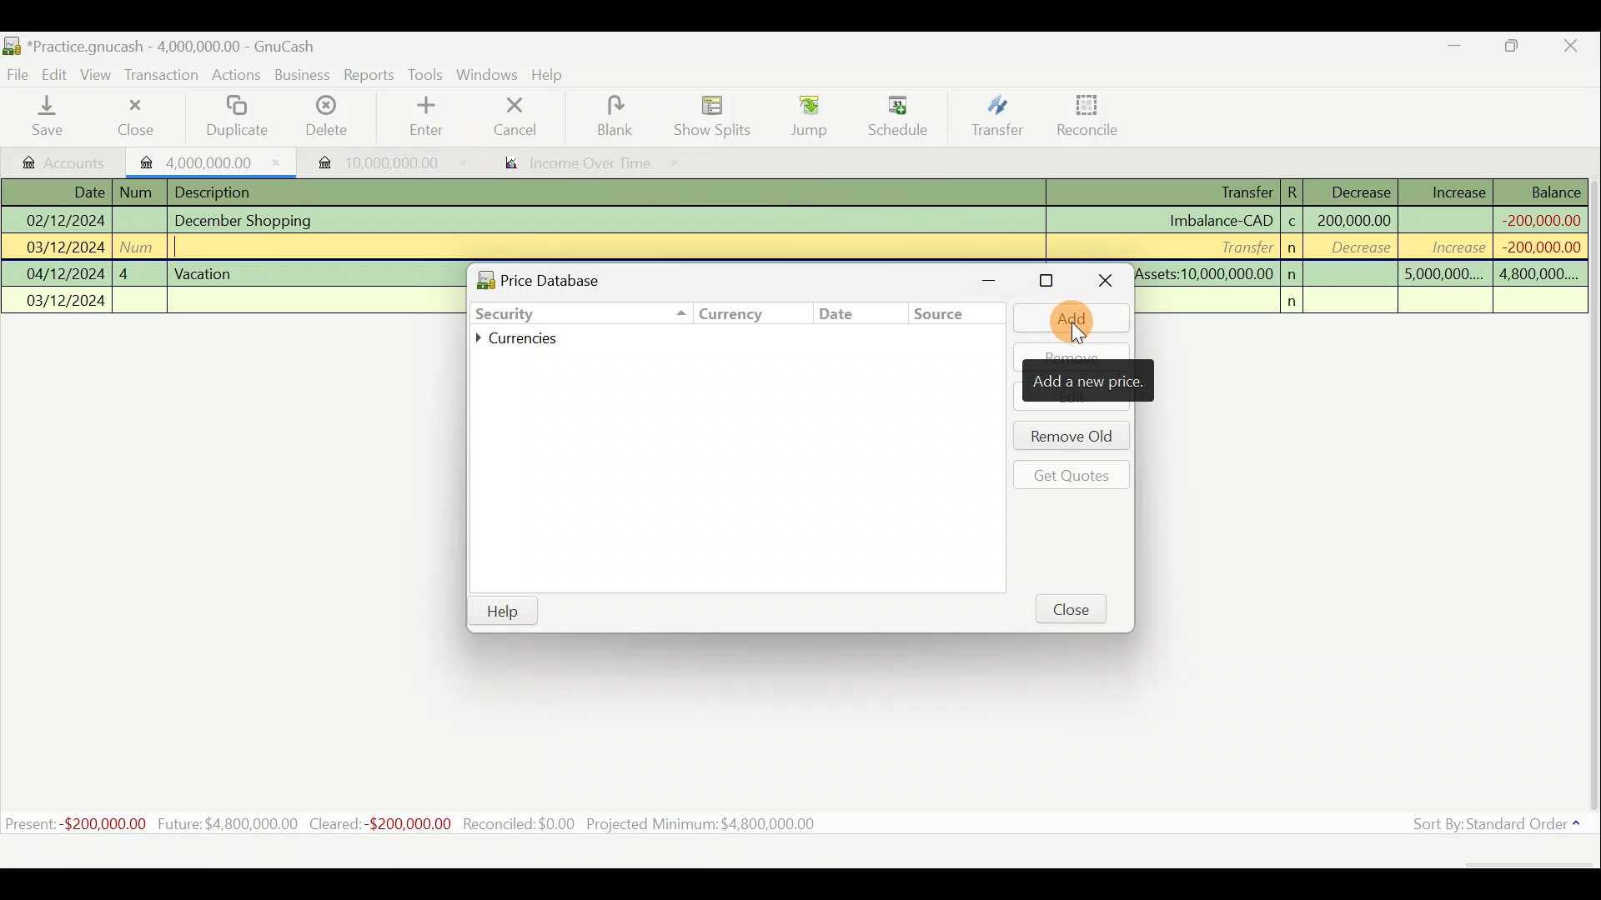 This screenshot has width=1601, height=900. What do you see at coordinates (58, 159) in the screenshot?
I see `Accounts` at bounding box center [58, 159].